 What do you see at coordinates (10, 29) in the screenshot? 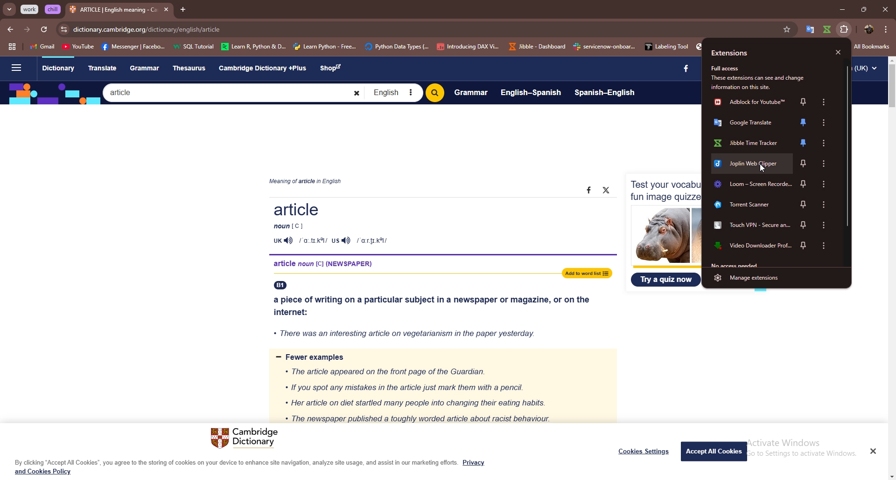
I see `back` at bounding box center [10, 29].